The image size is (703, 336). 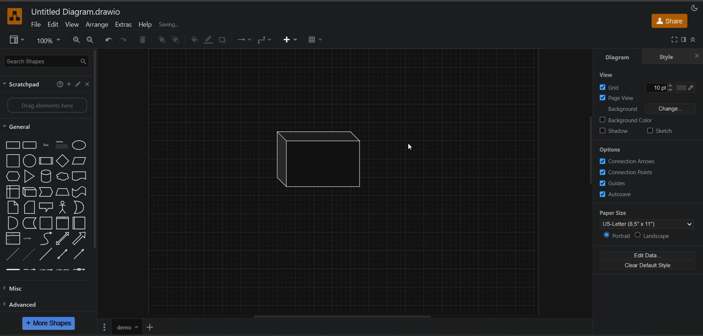 What do you see at coordinates (657, 236) in the screenshot?
I see `landscape` at bounding box center [657, 236].